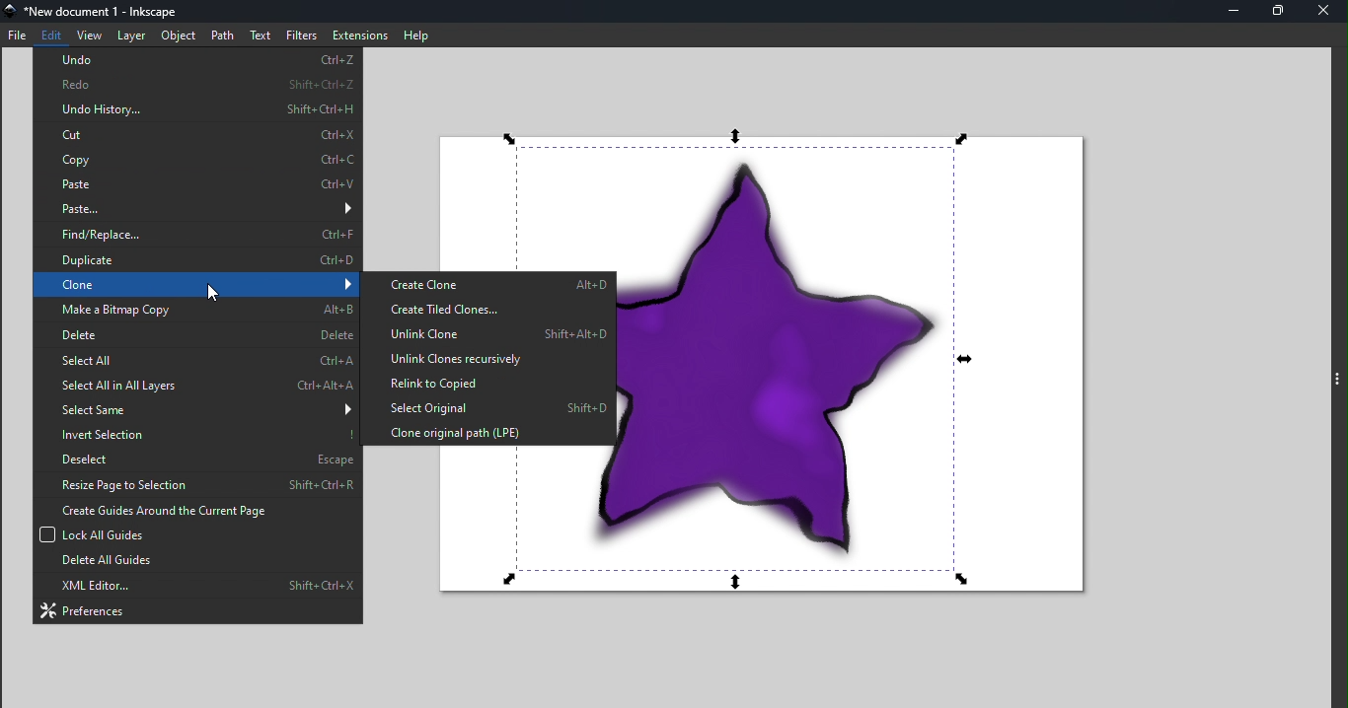 This screenshot has height=708, width=1348. What do you see at coordinates (486, 407) in the screenshot?
I see `Select original` at bounding box center [486, 407].